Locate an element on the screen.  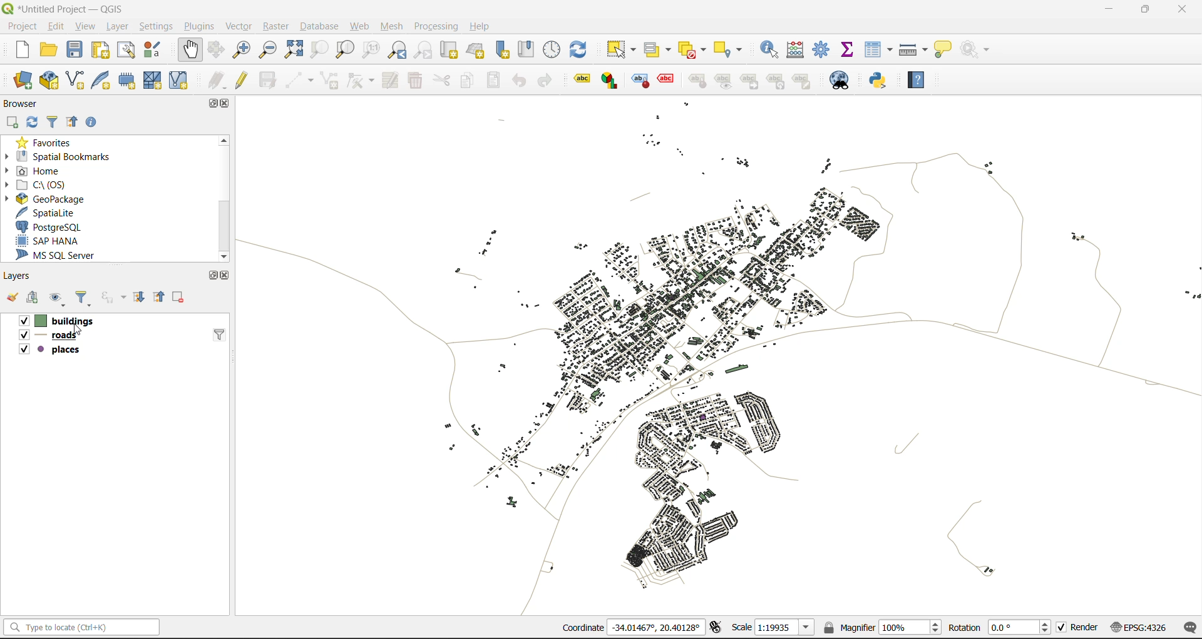
buildings is located at coordinates (56, 320).